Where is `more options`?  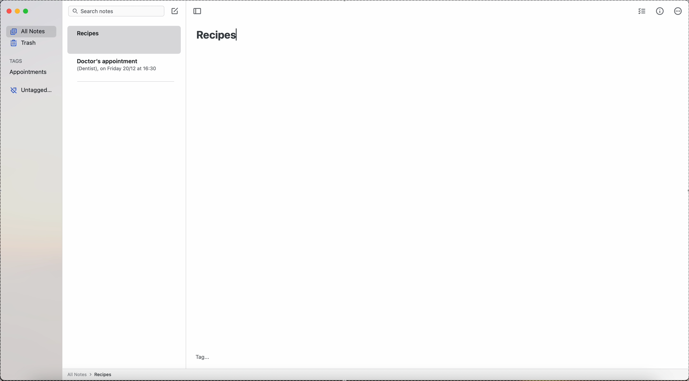
more options is located at coordinates (677, 11).